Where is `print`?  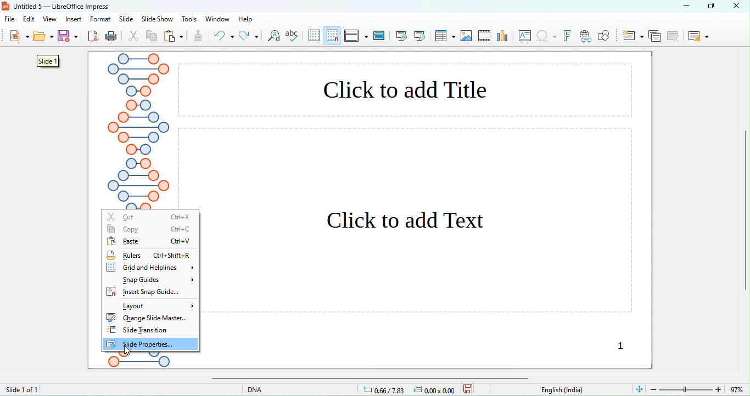
print is located at coordinates (111, 37).